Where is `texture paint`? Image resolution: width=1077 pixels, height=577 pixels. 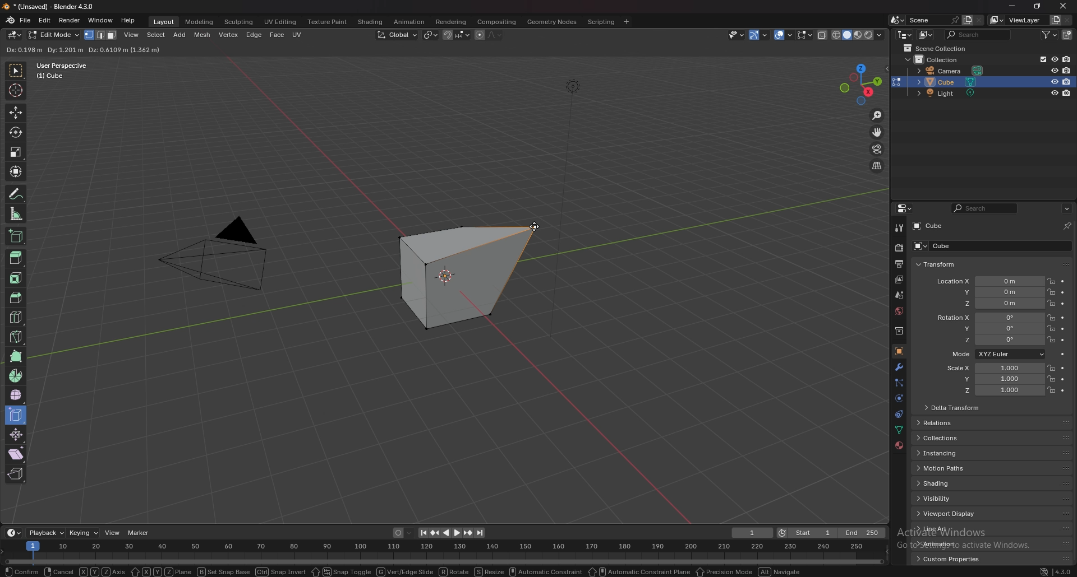 texture paint is located at coordinates (327, 22).